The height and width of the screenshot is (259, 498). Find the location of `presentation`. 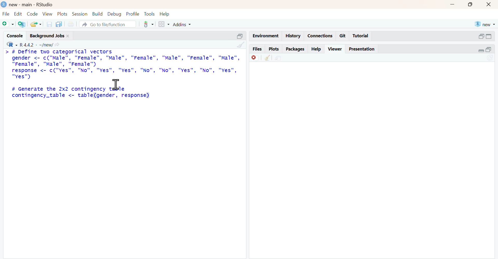

presentation is located at coordinates (363, 49).